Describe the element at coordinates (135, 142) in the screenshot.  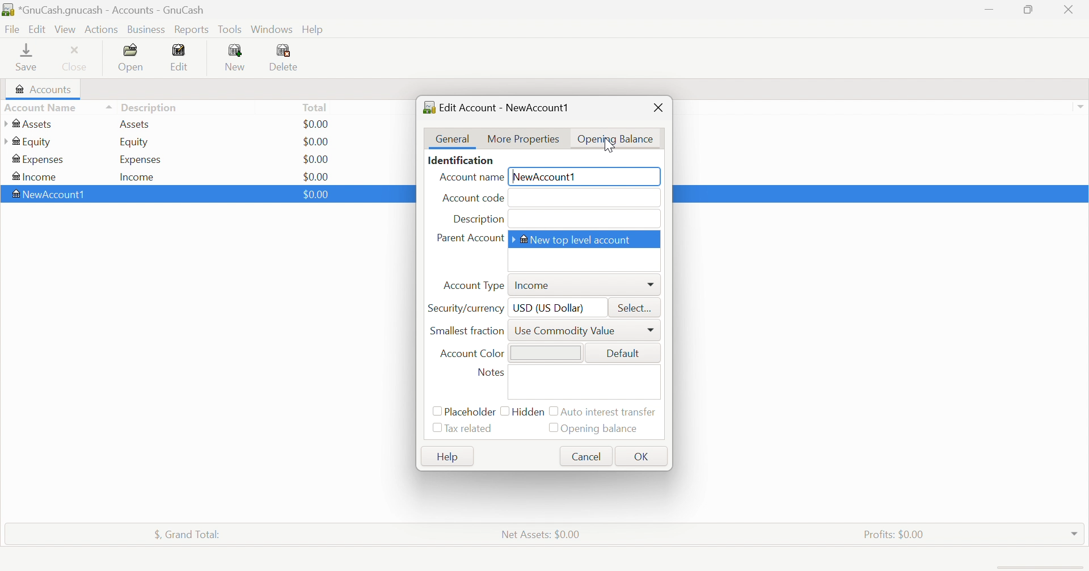
I see `Equity` at that location.